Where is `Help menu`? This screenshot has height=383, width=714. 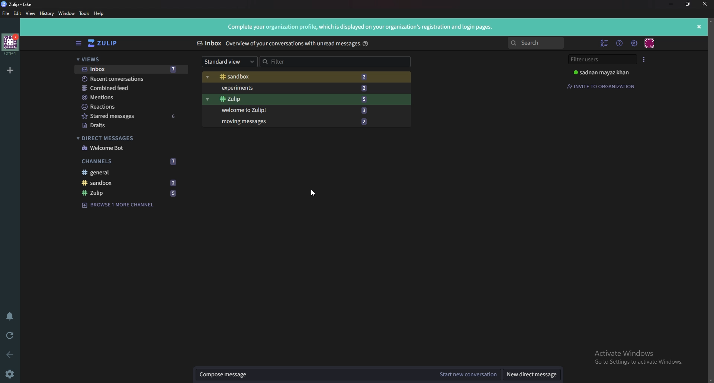
Help menu is located at coordinates (619, 43).